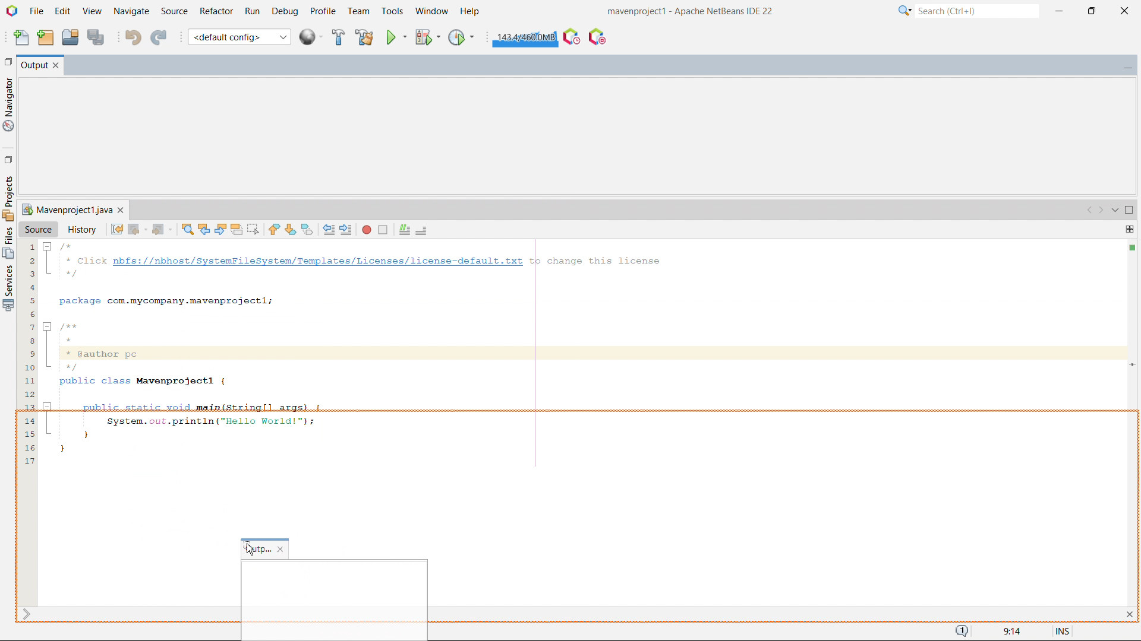 Image resolution: width=1141 pixels, height=641 pixels. Describe the element at coordinates (162, 229) in the screenshot. I see `forward ` at that location.